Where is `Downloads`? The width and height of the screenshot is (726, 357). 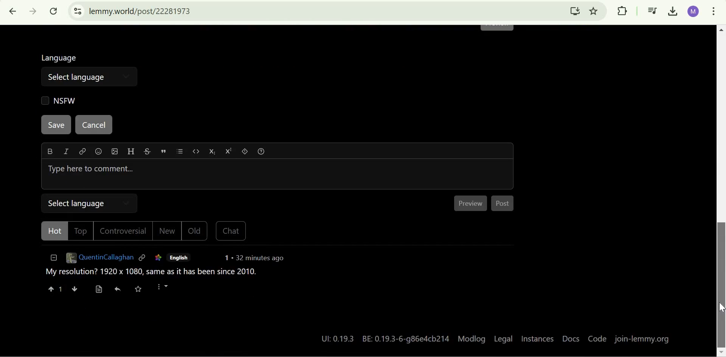 Downloads is located at coordinates (674, 12).